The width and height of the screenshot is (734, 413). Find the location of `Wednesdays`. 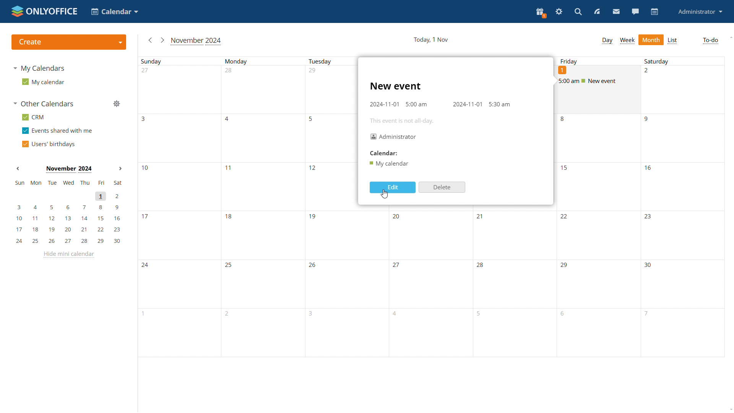

Wednesdays is located at coordinates (430, 284).